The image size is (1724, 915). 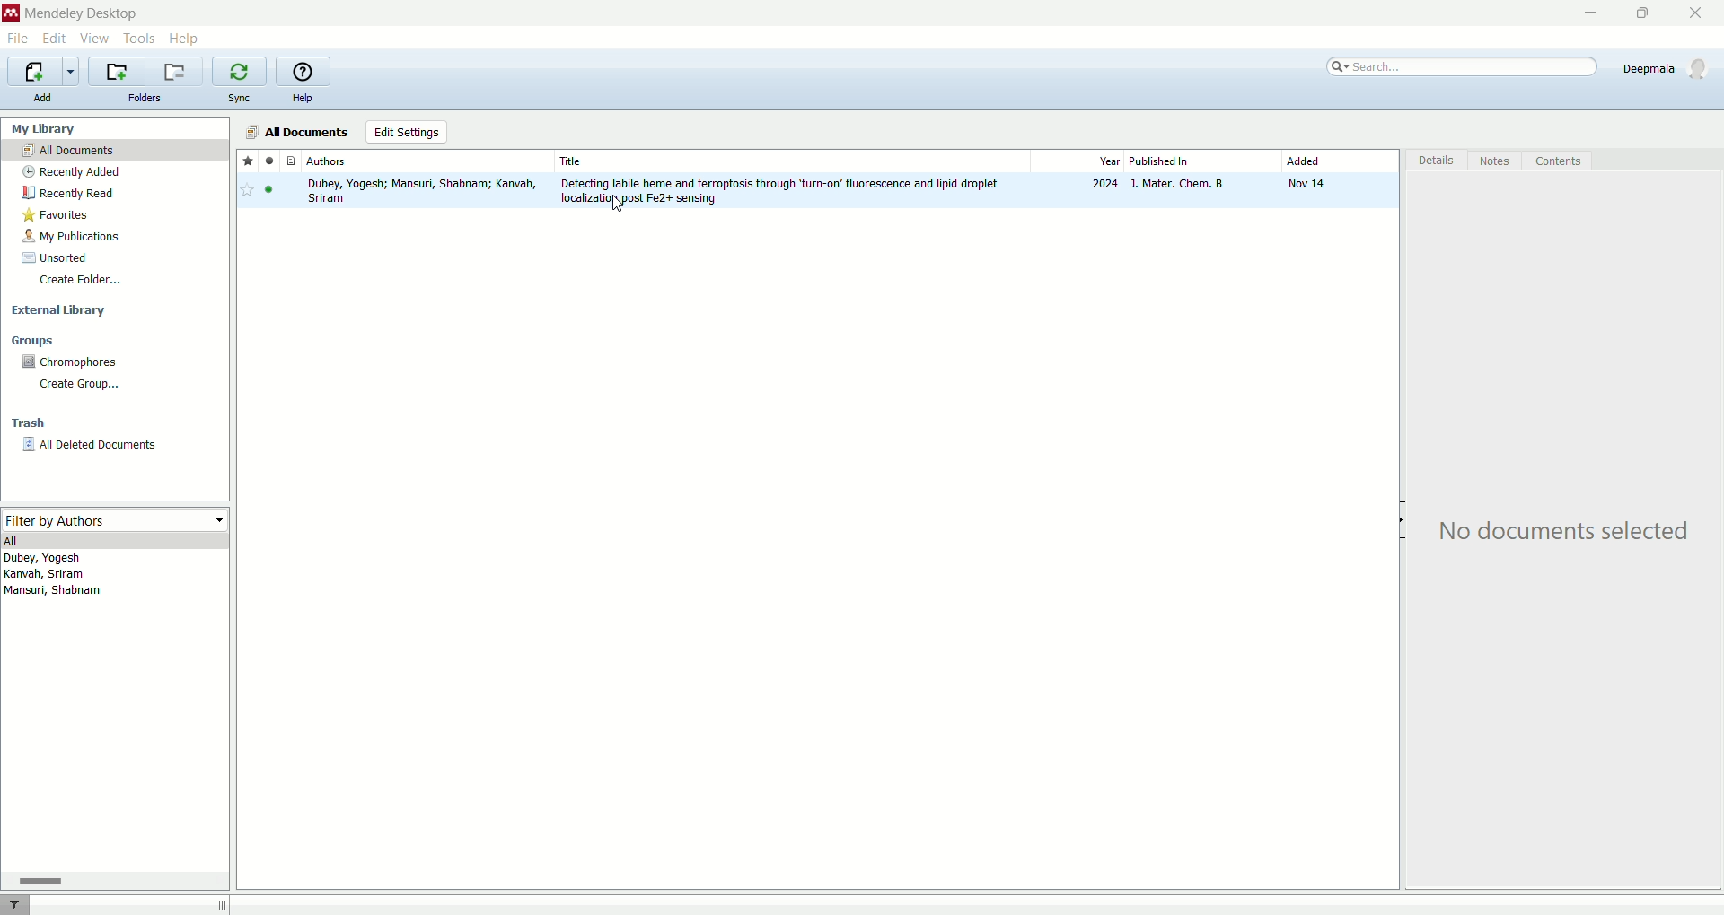 What do you see at coordinates (406, 132) in the screenshot?
I see `edit settings` at bounding box center [406, 132].